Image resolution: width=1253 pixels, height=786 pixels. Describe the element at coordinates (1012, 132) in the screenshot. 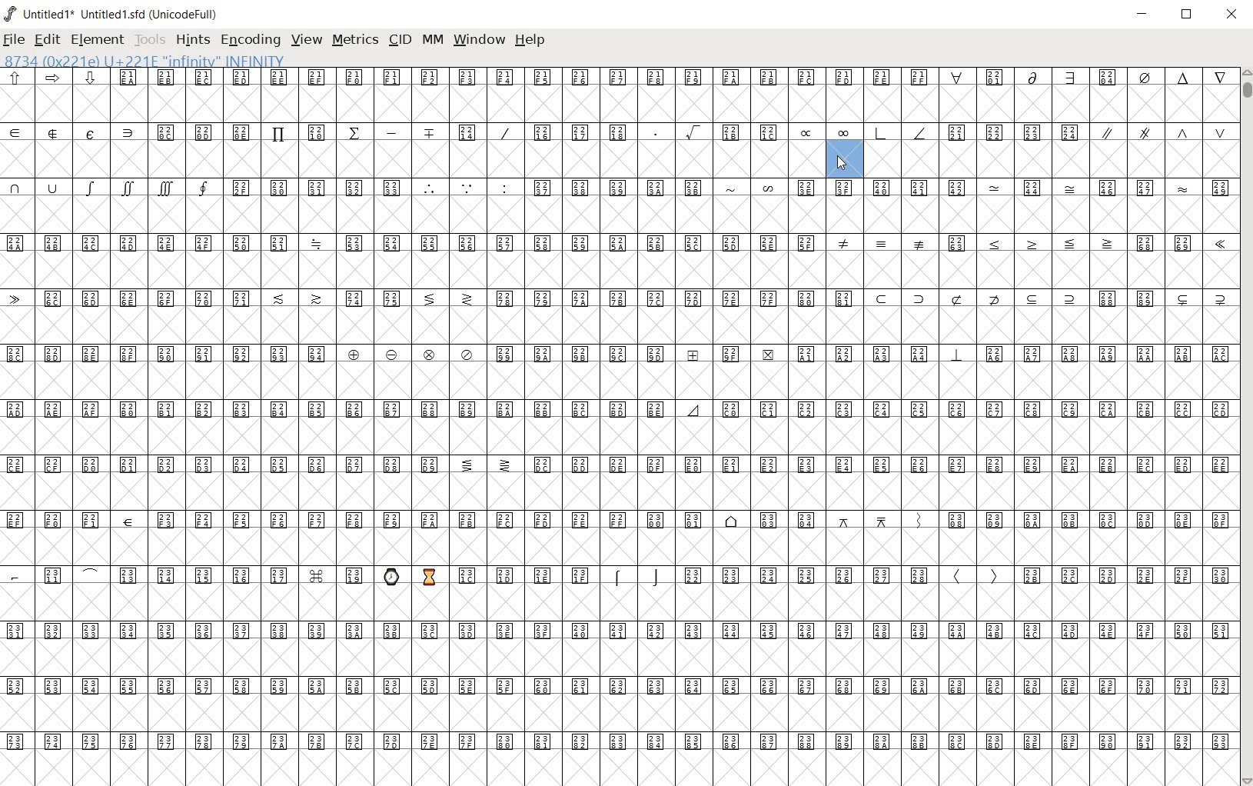

I see `Unicode code points` at that location.